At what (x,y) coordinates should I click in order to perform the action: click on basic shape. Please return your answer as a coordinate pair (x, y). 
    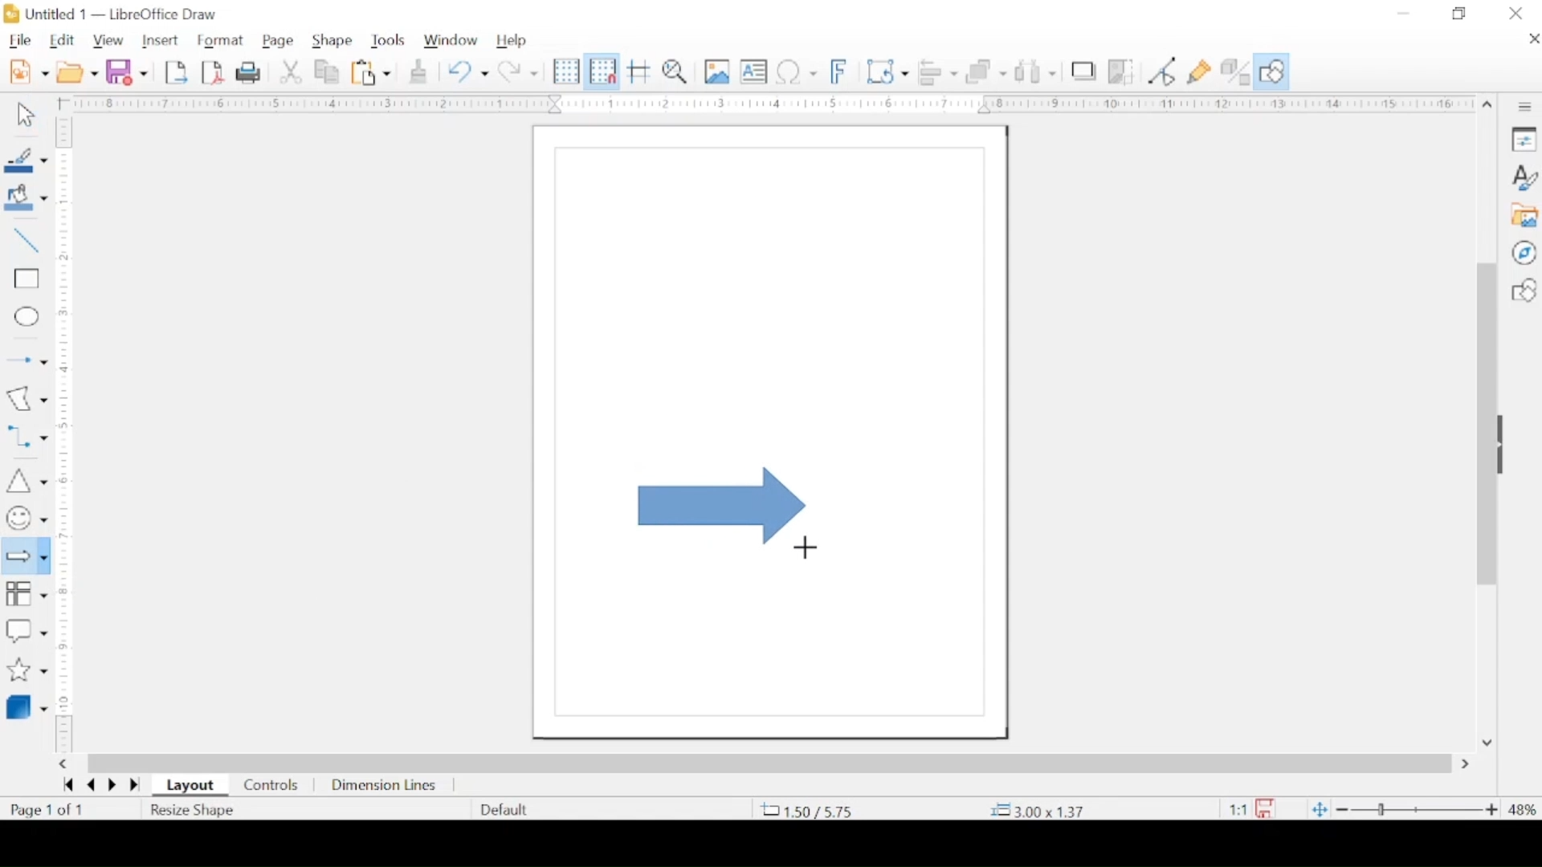
    Looking at the image, I should click on (1523, 290).